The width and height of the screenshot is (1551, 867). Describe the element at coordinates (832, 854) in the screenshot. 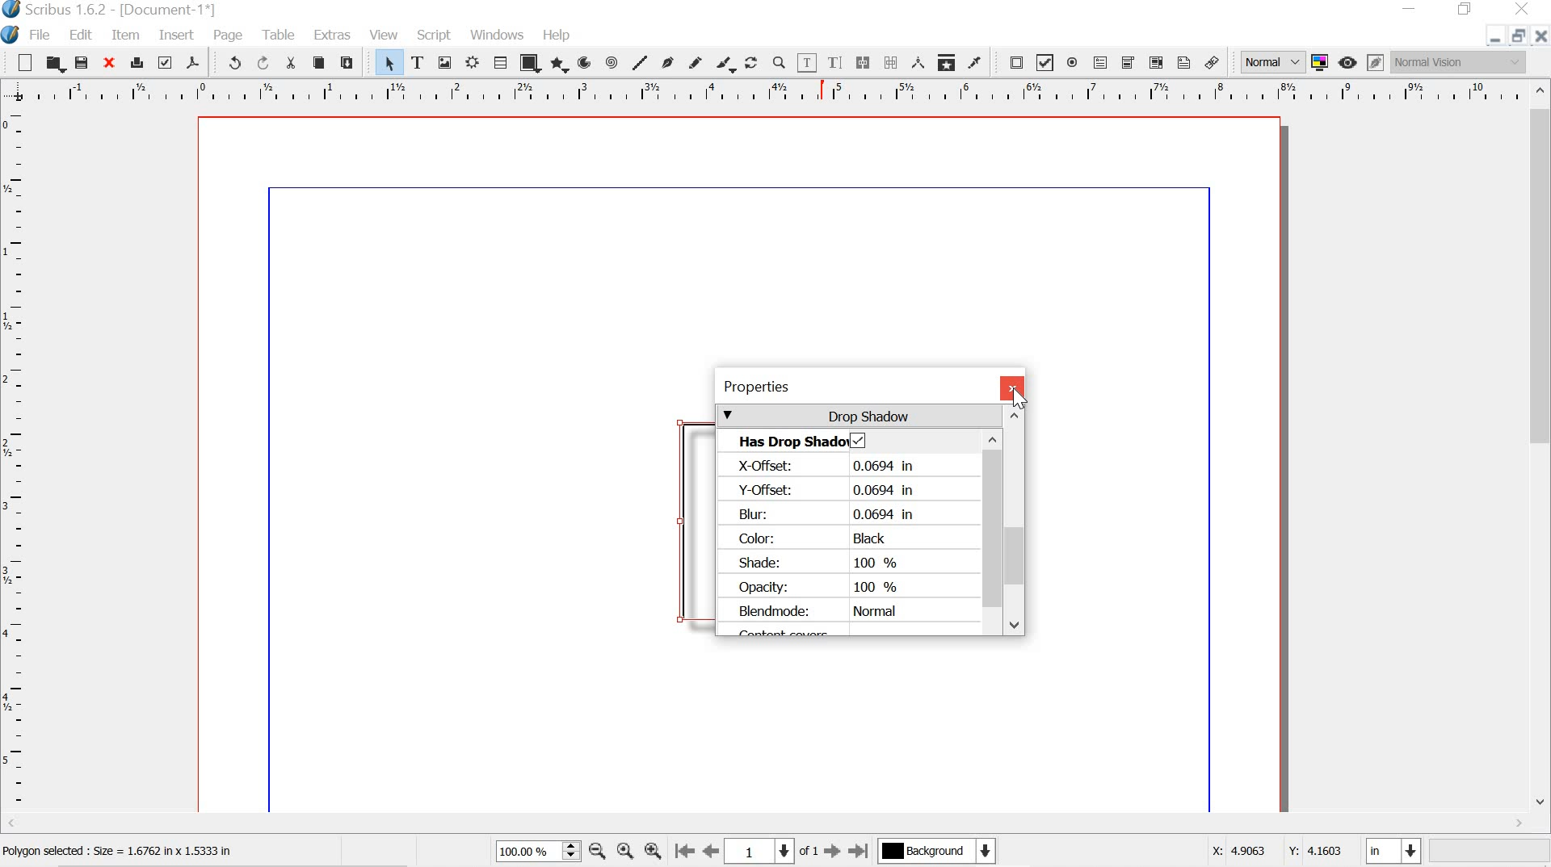

I see `go to next page` at that location.